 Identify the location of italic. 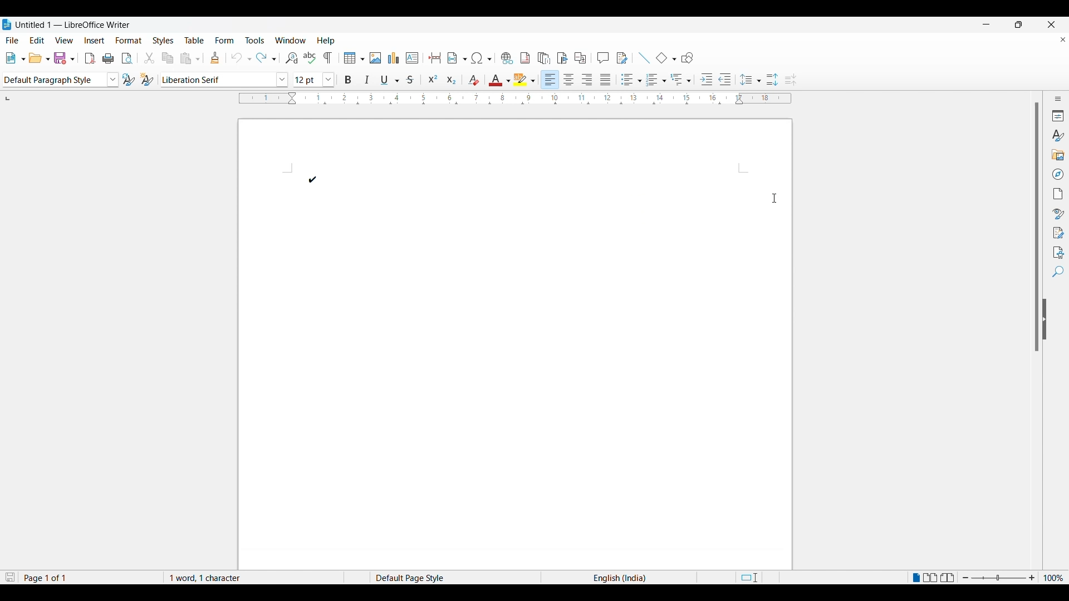
(369, 79).